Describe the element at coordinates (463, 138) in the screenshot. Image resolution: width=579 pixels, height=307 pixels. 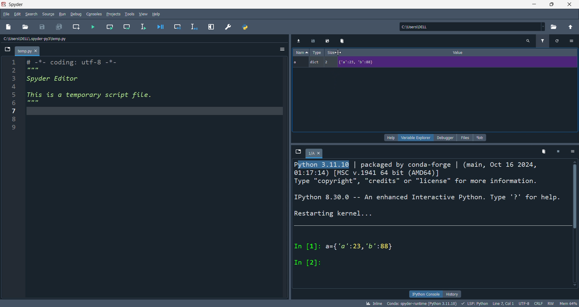
I see `files` at that location.